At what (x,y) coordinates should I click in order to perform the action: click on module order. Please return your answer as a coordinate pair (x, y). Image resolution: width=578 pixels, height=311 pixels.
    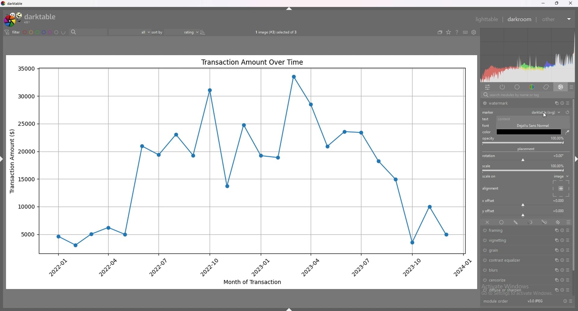
    Looking at the image, I should click on (499, 302).